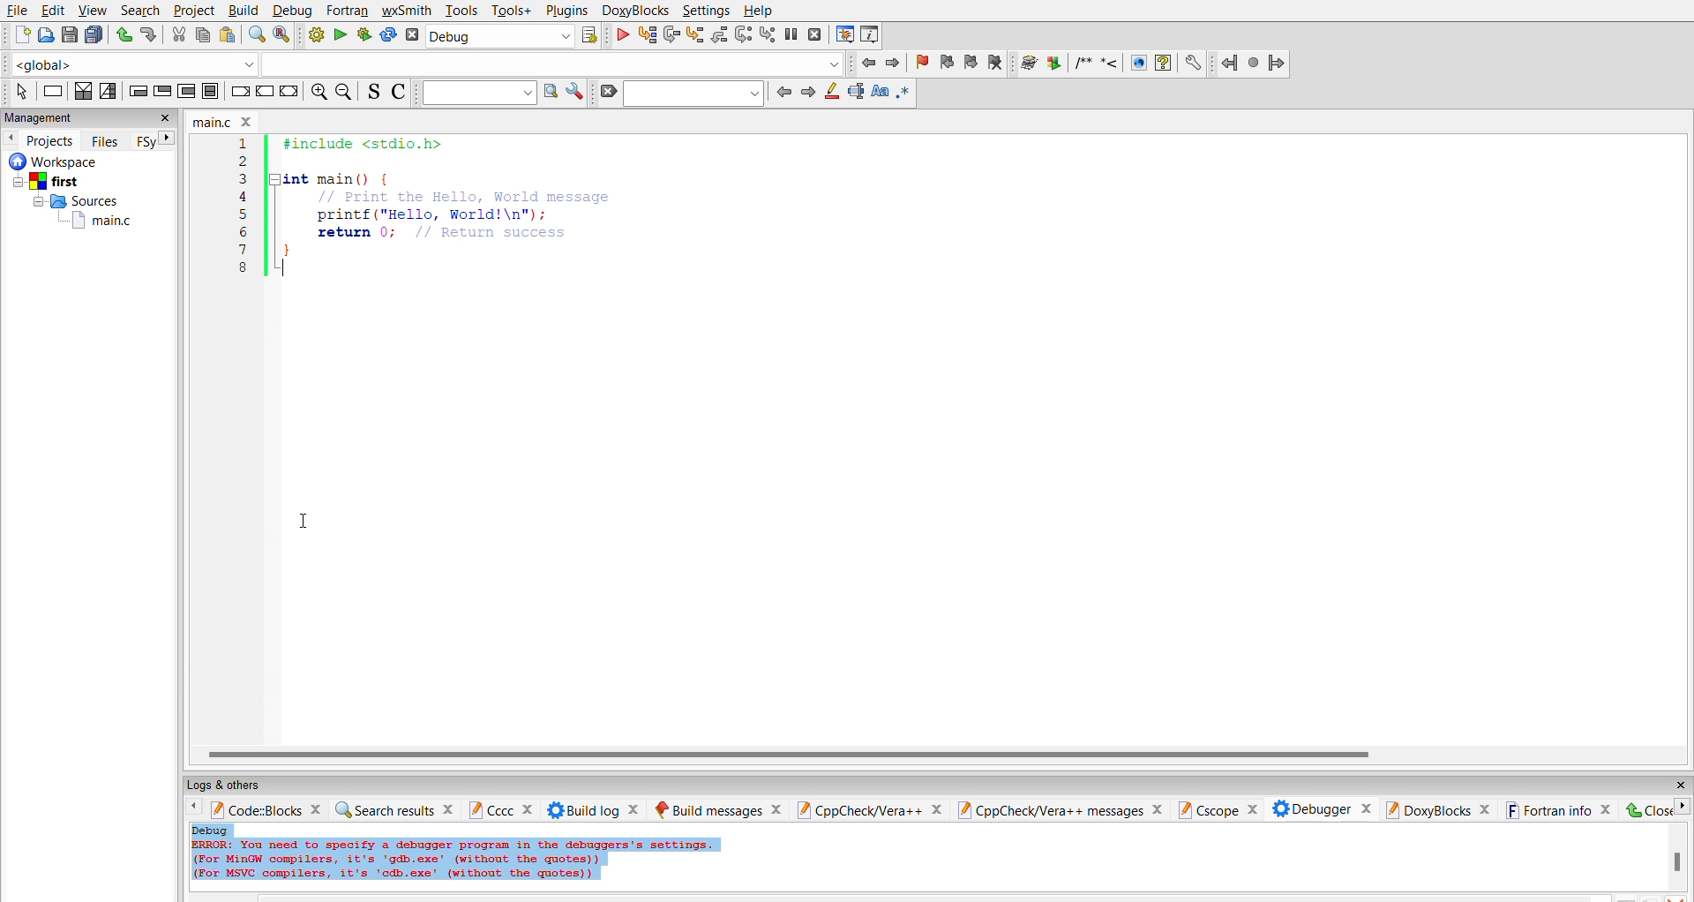  I want to click on vertical scroll bar, so click(1681, 859).